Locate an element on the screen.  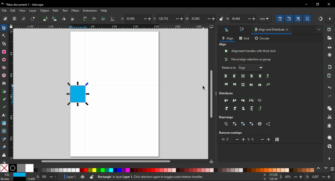
rotation is located at coordinates (319, 177).